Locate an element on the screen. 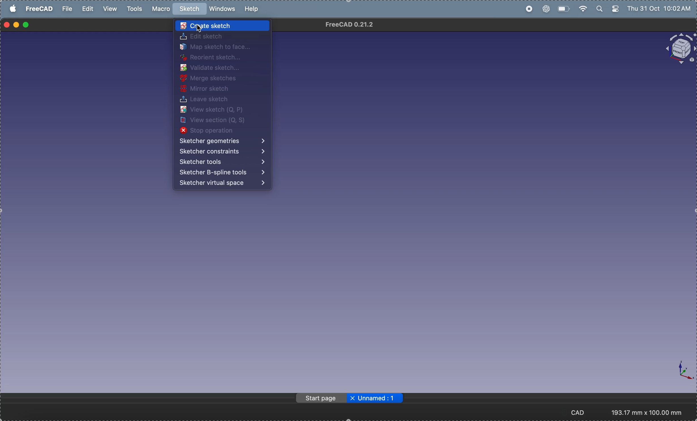 The image size is (697, 421). minimize is located at coordinates (17, 25).